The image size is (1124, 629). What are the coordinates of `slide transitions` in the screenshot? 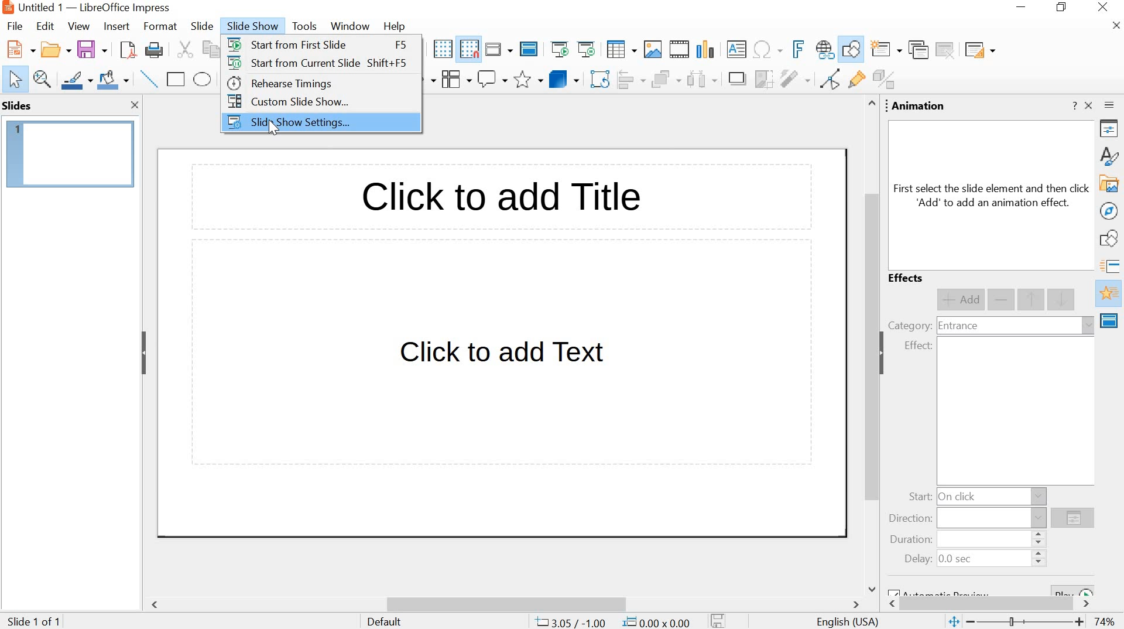 It's located at (1111, 266).